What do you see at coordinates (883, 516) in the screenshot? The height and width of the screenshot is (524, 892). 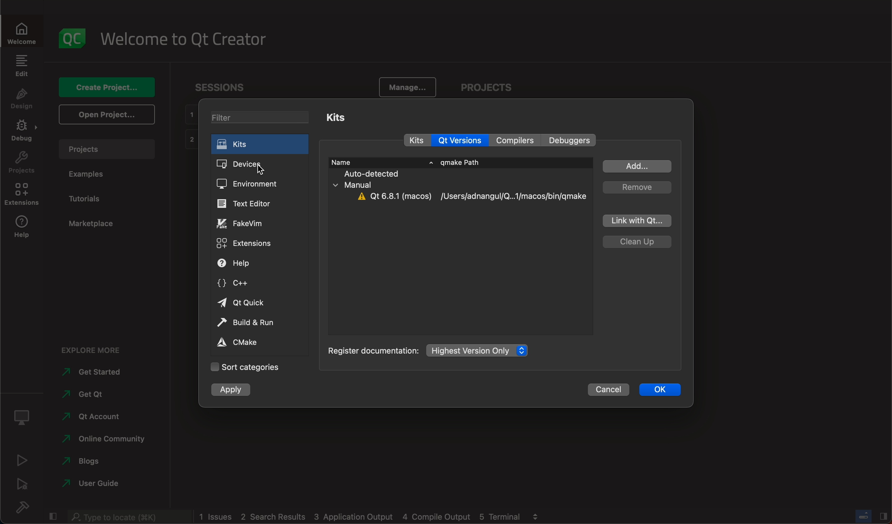 I see `hide/show right sidebar` at bounding box center [883, 516].